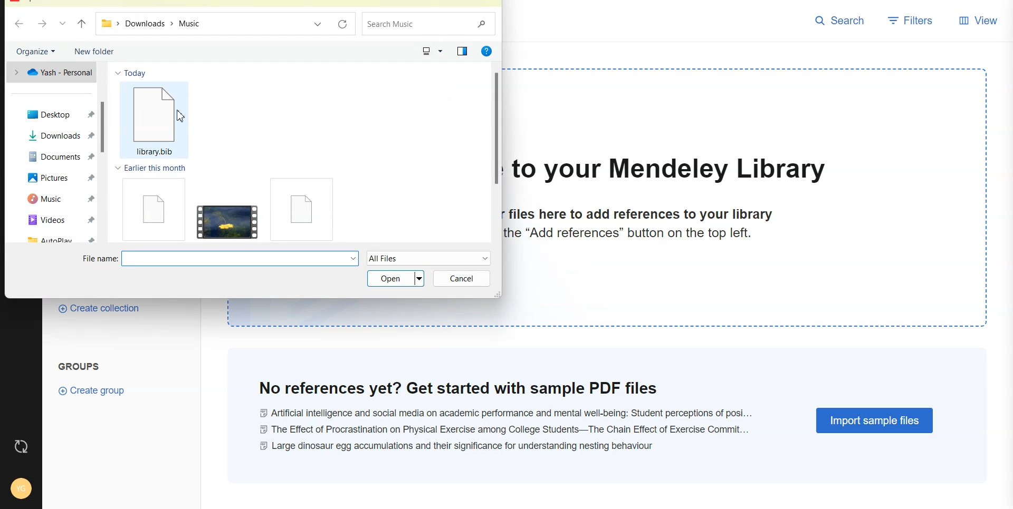 This screenshot has height=509, width=1013. I want to click on Show the preview pane, so click(463, 51).